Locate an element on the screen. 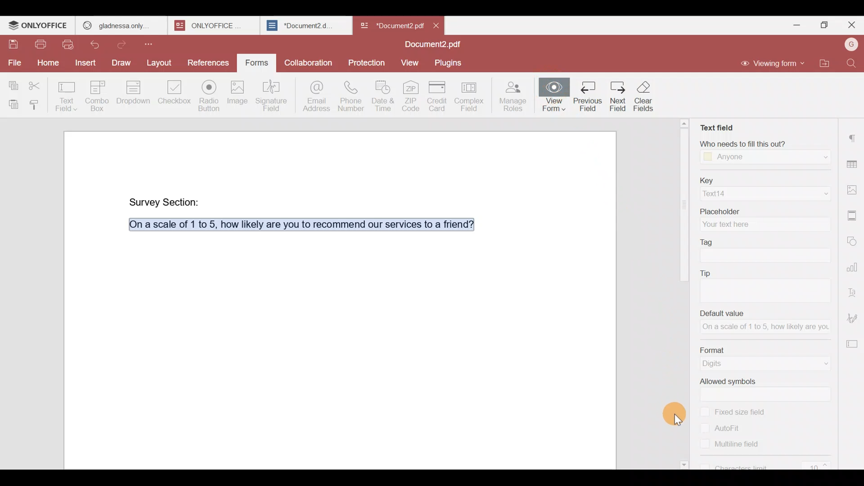  Home is located at coordinates (47, 62).